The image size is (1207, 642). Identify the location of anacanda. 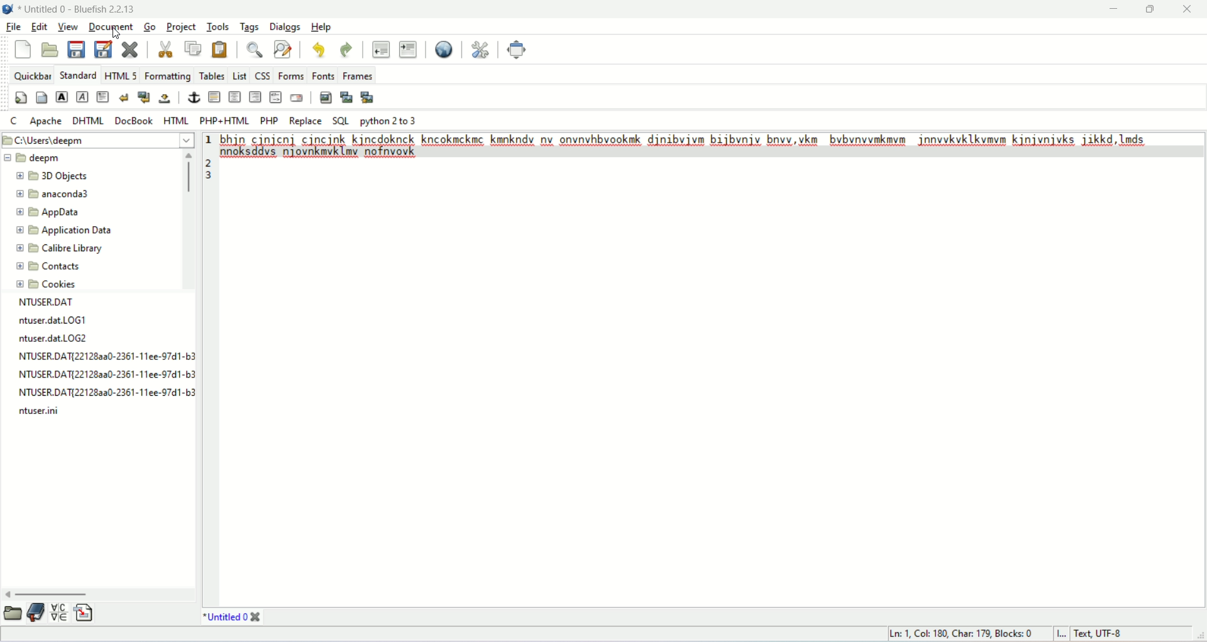
(58, 195).